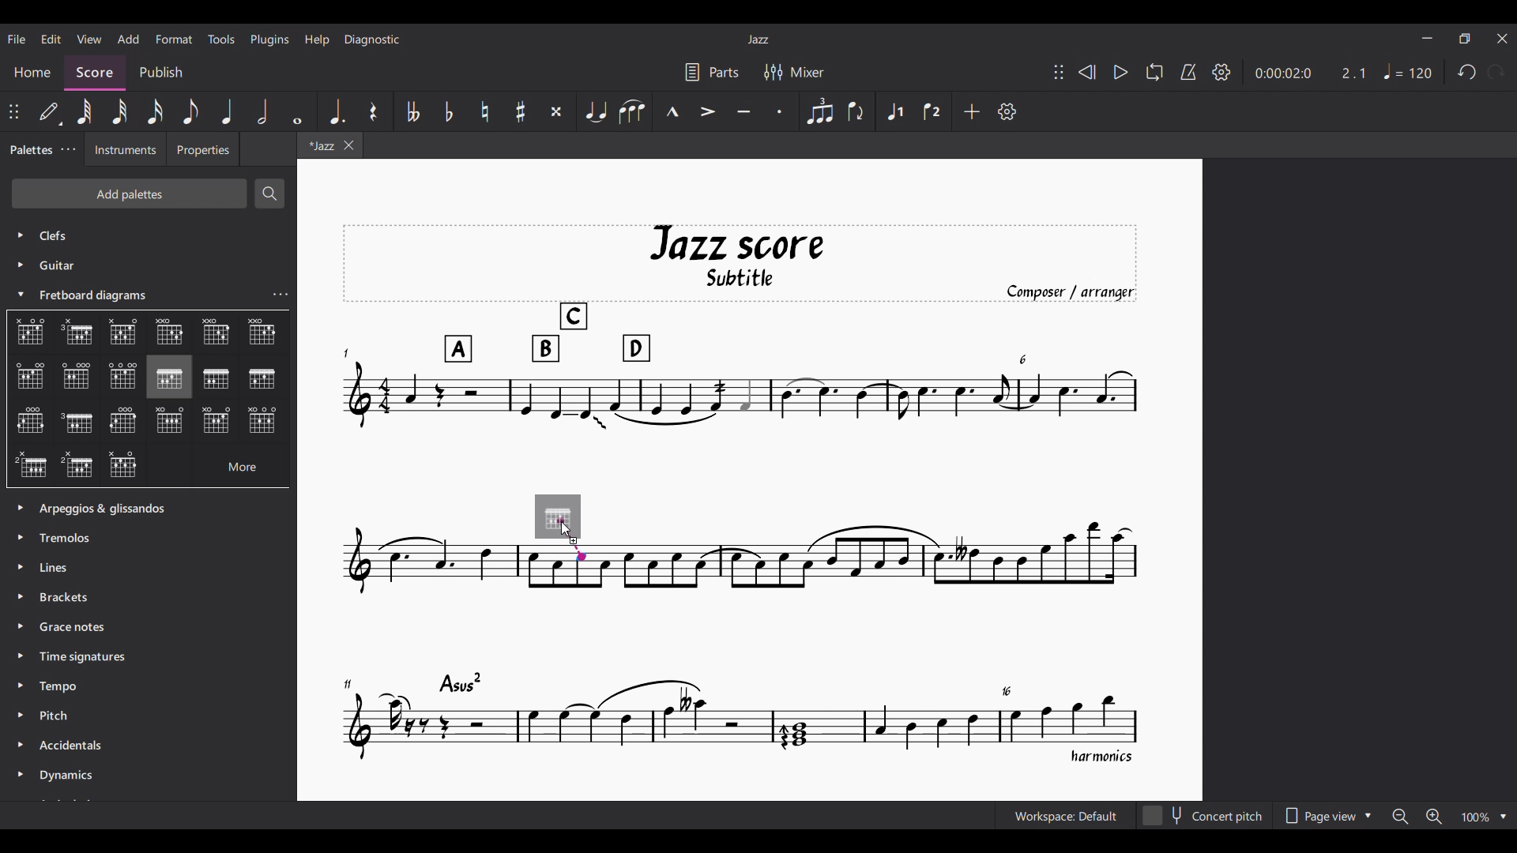  Describe the element at coordinates (412, 111) in the screenshot. I see `Toggle double flat` at that location.